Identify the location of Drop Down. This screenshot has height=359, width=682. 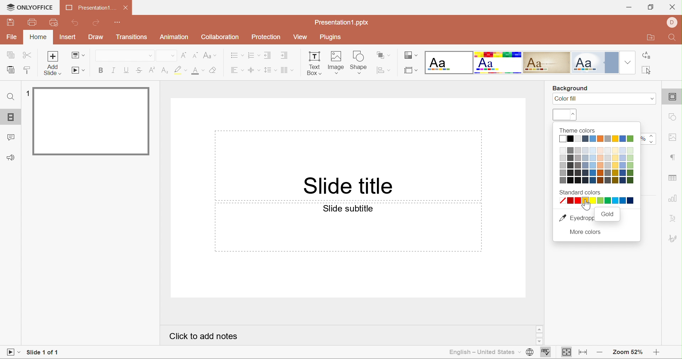
(172, 56).